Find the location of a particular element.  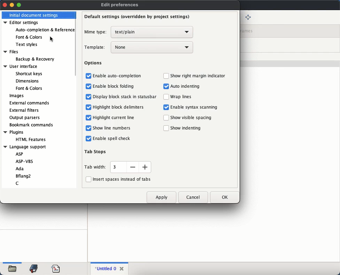

default settings is located at coordinates (138, 17).